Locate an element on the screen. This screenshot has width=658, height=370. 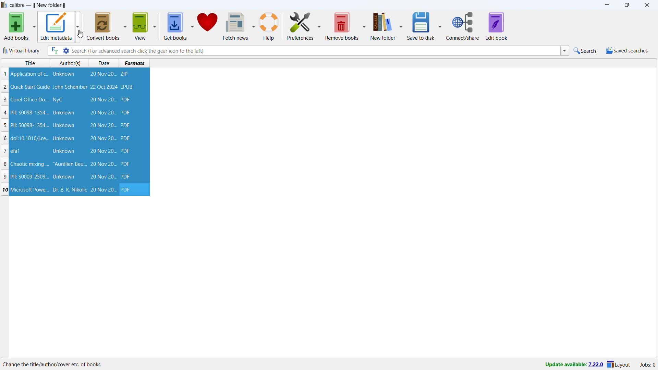
PDF is located at coordinates (126, 177).